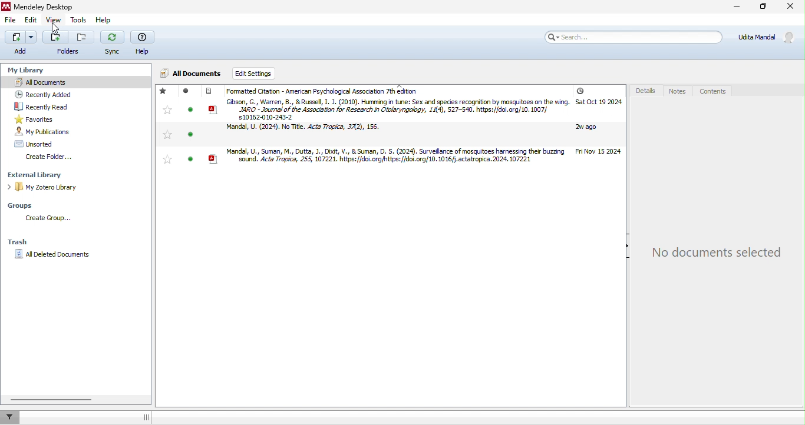 The image size is (805, 425). What do you see at coordinates (103, 21) in the screenshot?
I see `help` at bounding box center [103, 21].